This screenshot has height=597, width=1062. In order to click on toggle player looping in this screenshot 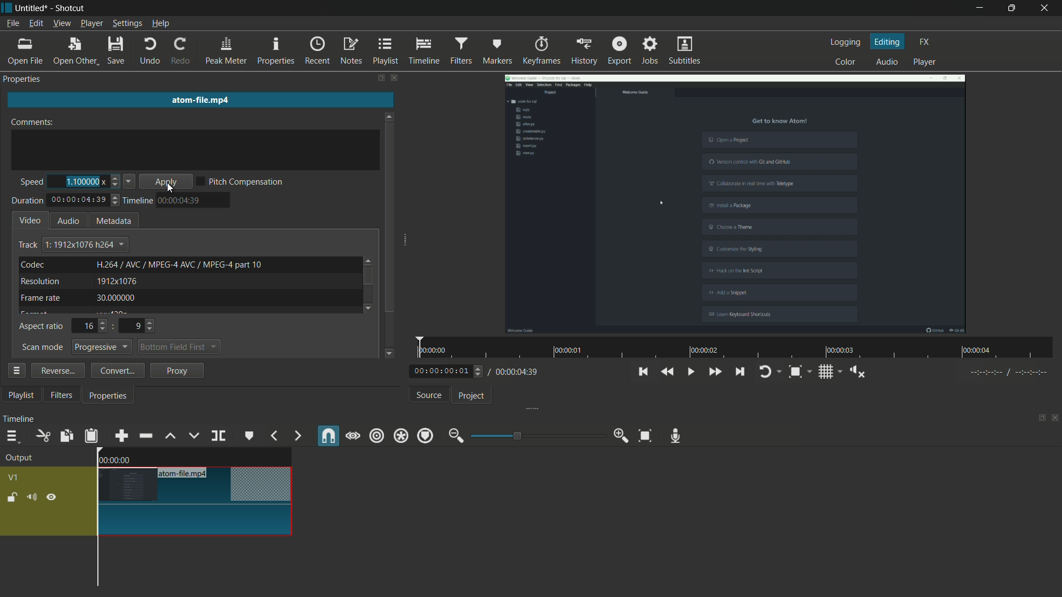, I will do `click(765, 371)`.